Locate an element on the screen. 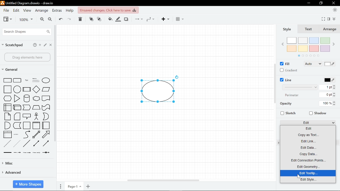  arrow is located at coordinates (46, 134).